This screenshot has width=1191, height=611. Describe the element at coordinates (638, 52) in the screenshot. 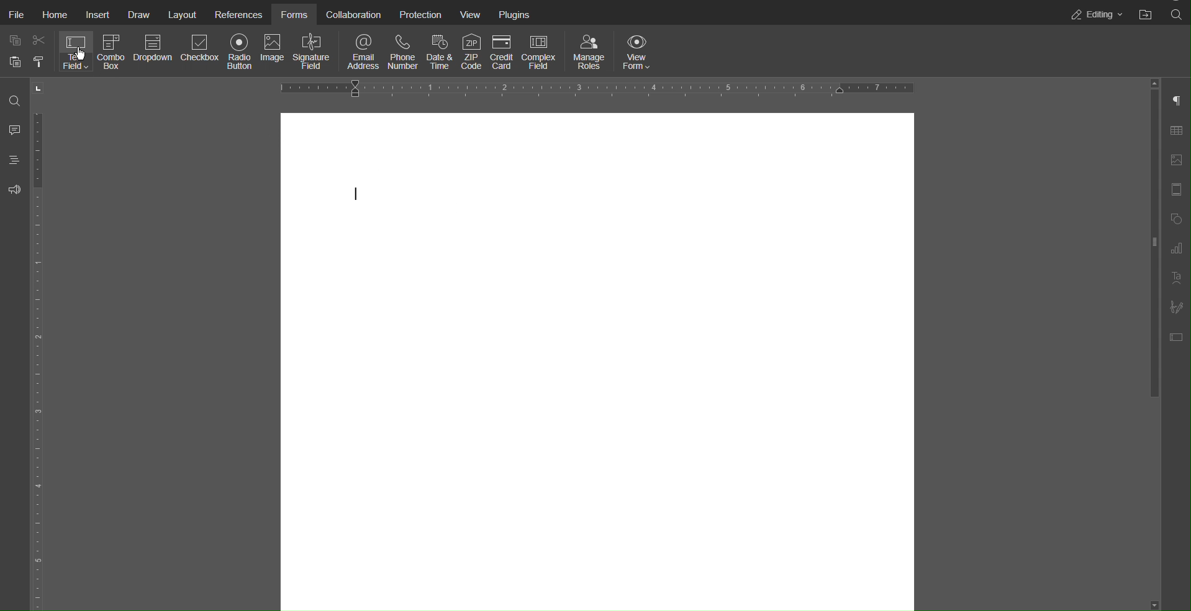

I see `View Form` at that location.